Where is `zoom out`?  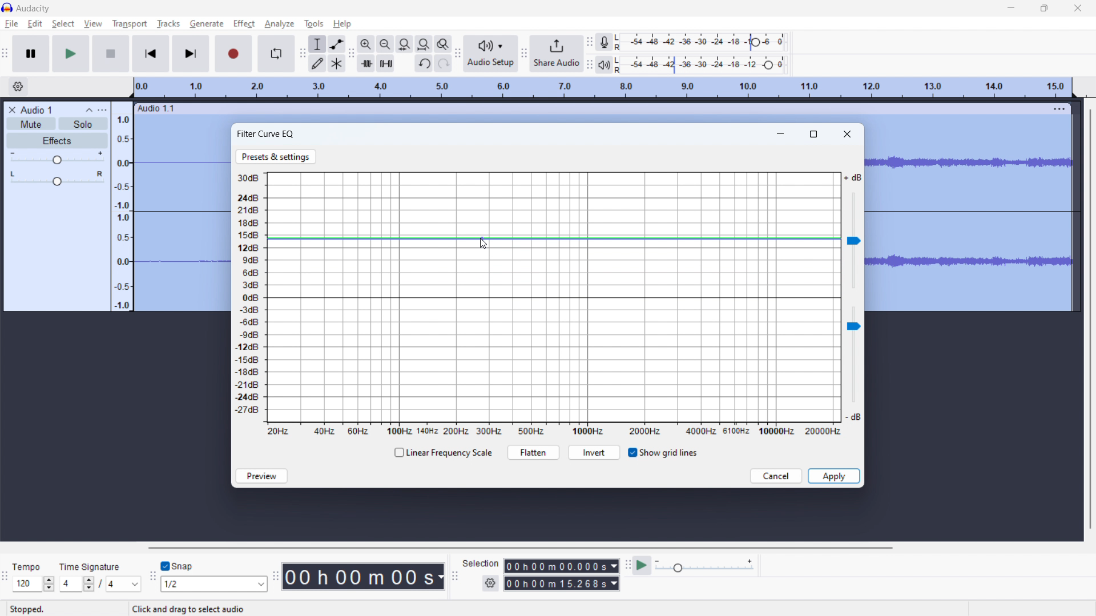 zoom out is located at coordinates (385, 43).